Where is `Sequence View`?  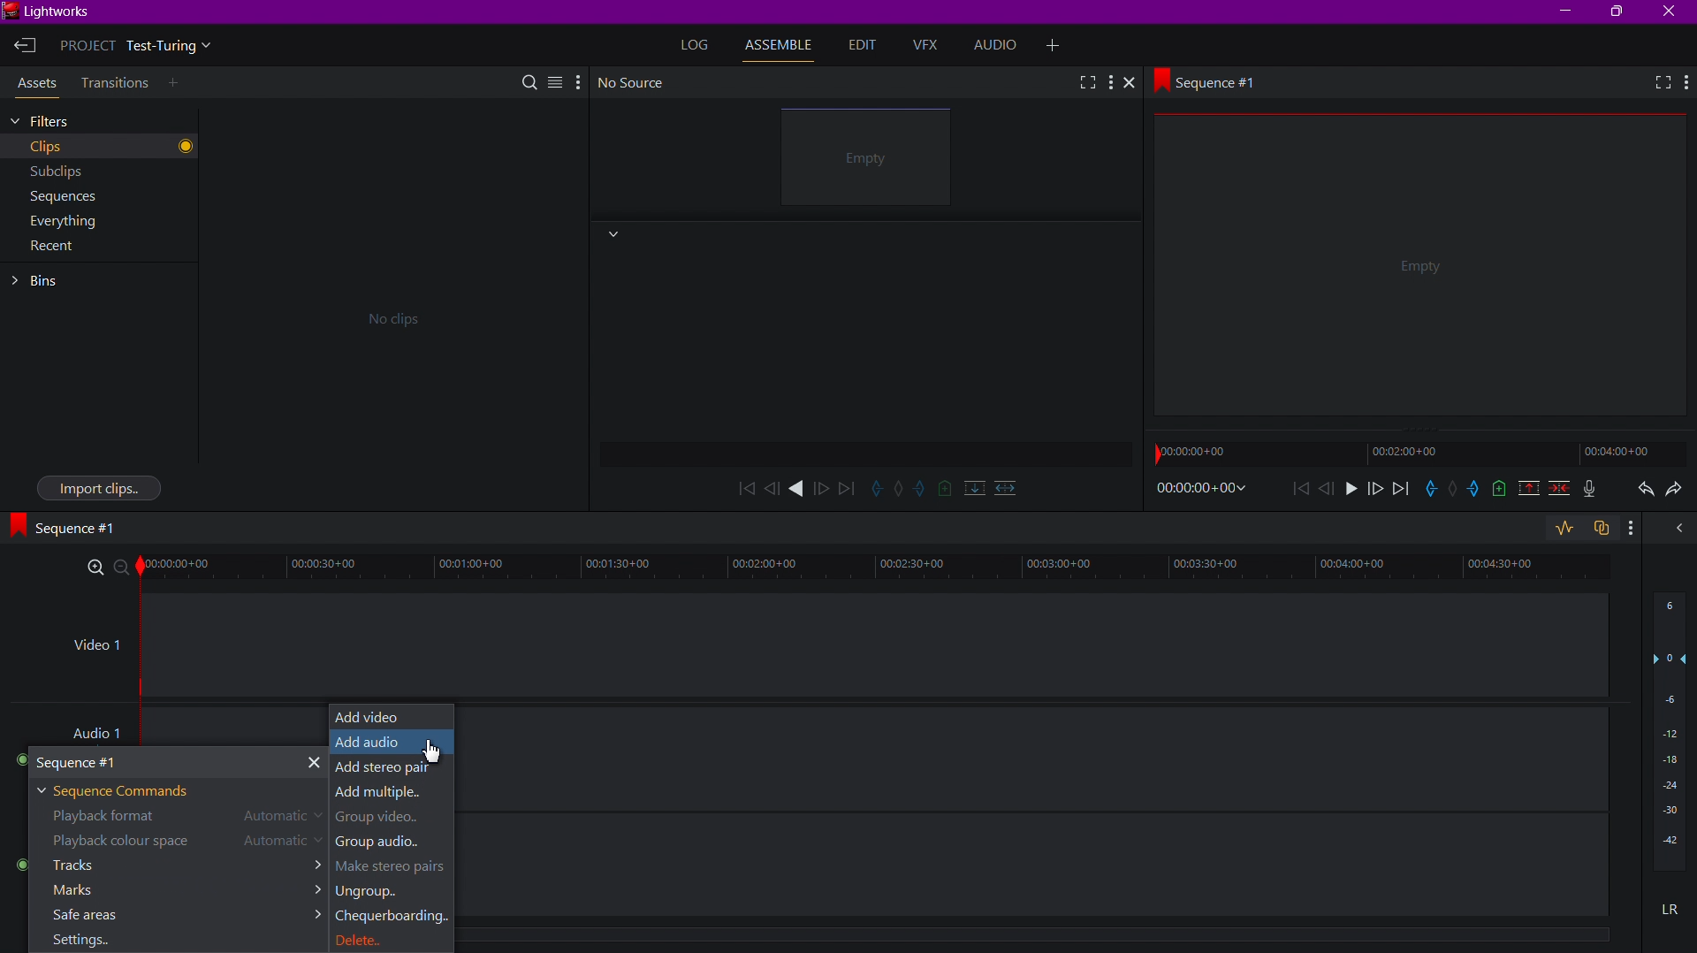 Sequence View is located at coordinates (1422, 271).